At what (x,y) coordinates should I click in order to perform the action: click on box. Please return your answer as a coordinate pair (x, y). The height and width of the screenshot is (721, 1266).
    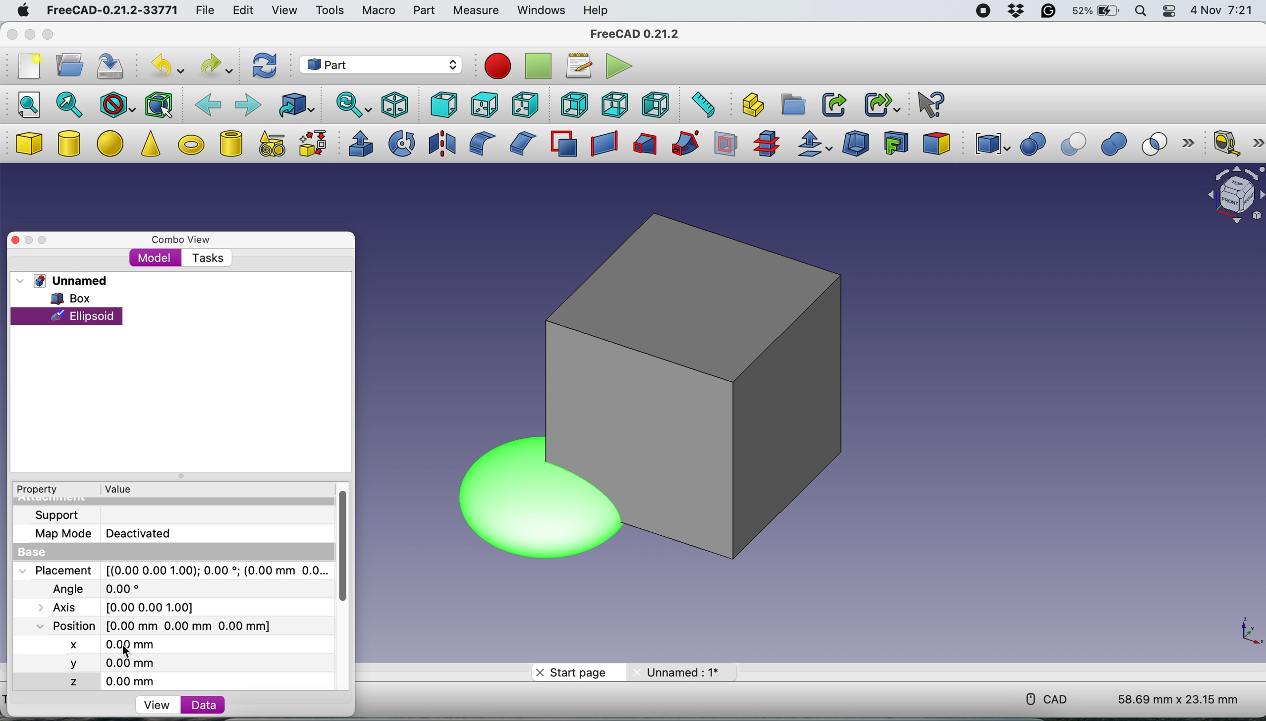
    Looking at the image, I should click on (28, 144).